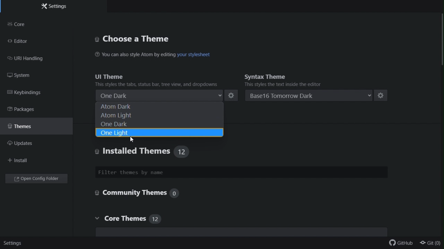 This screenshot has width=444, height=249. What do you see at coordinates (140, 220) in the screenshot?
I see `Core themes` at bounding box center [140, 220].